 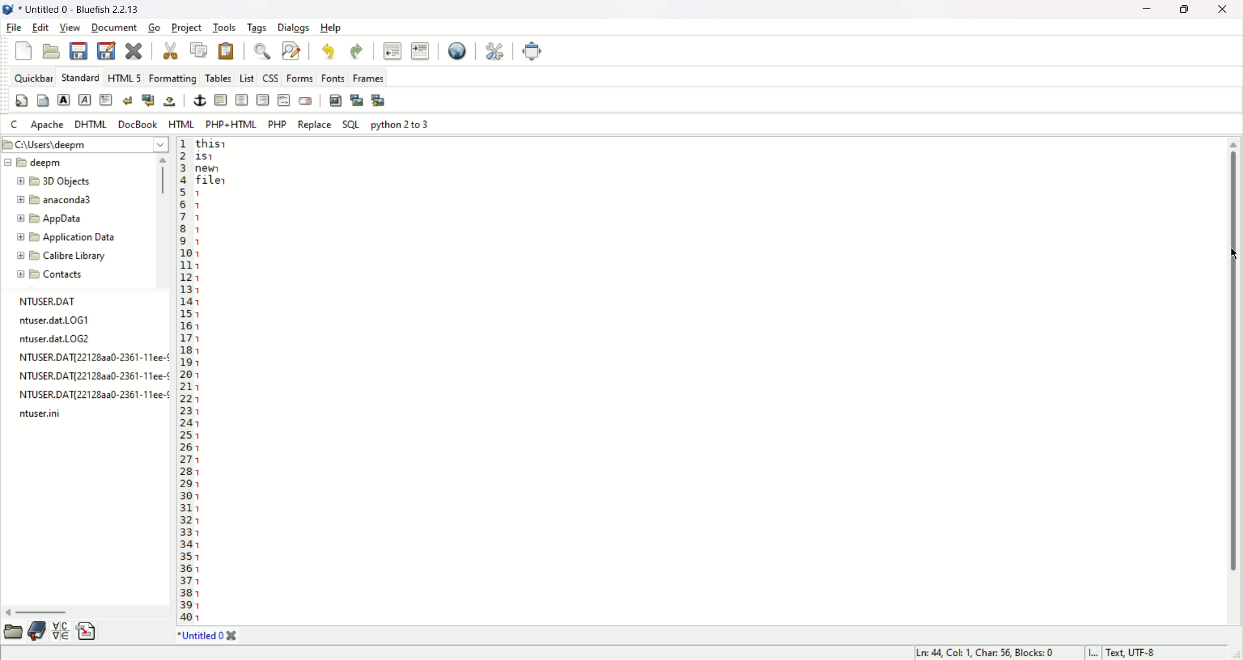 I want to click on NTUSER.DAT

ntuser.datLOGT

ntuser.dat.LOG2
NTUSER.DAT{221282a0-2361-11ee-¢
NTUSER.DAT{22128a20-2361-11ee-¢
NTUSER.DAT{221283a0-2361-11ee-¢
ntuser.ini, so click(x=91, y=360).